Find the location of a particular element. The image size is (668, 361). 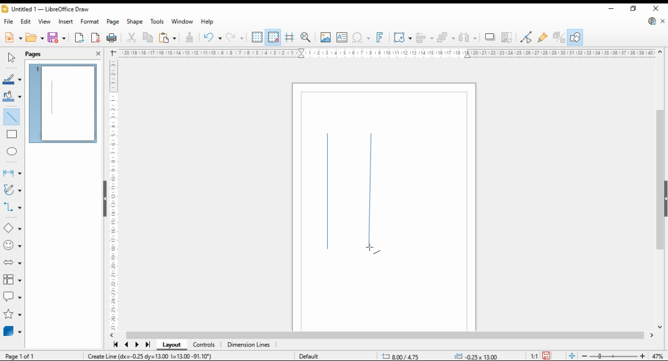

flowchart is located at coordinates (11, 280).